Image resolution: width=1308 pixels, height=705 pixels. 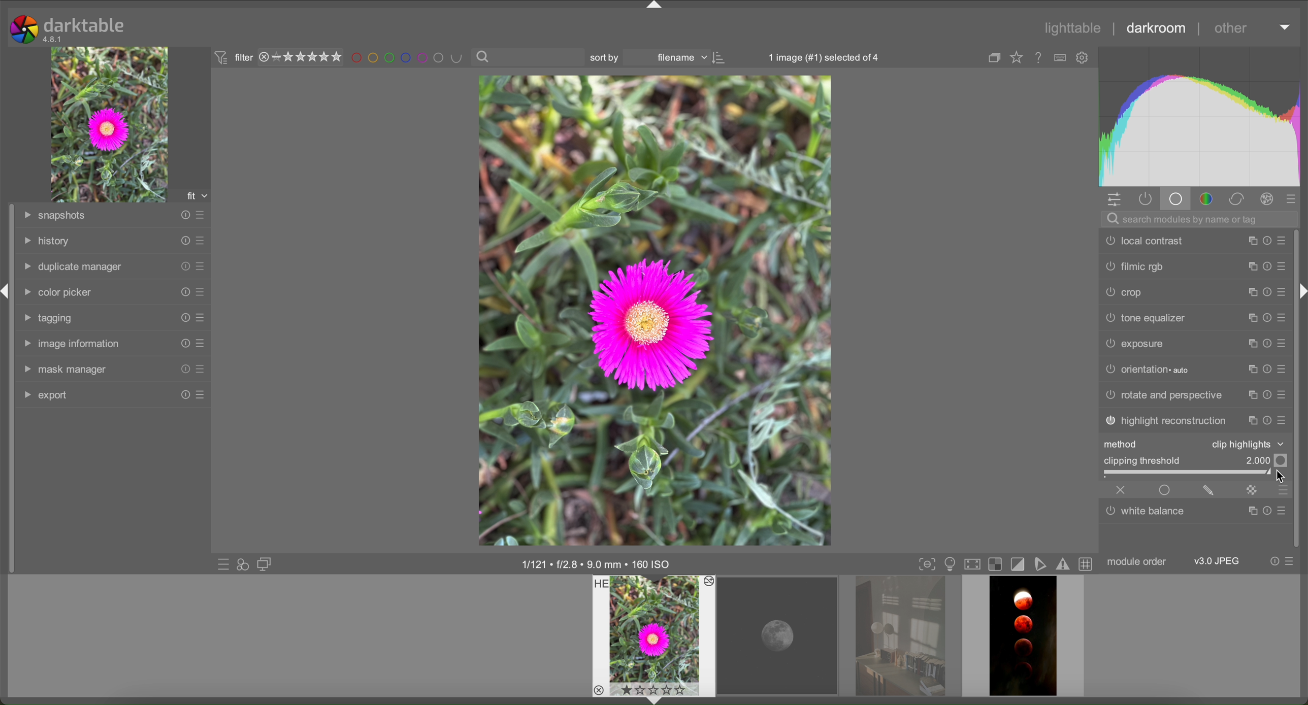 I want to click on snapshots tab, so click(x=55, y=215).